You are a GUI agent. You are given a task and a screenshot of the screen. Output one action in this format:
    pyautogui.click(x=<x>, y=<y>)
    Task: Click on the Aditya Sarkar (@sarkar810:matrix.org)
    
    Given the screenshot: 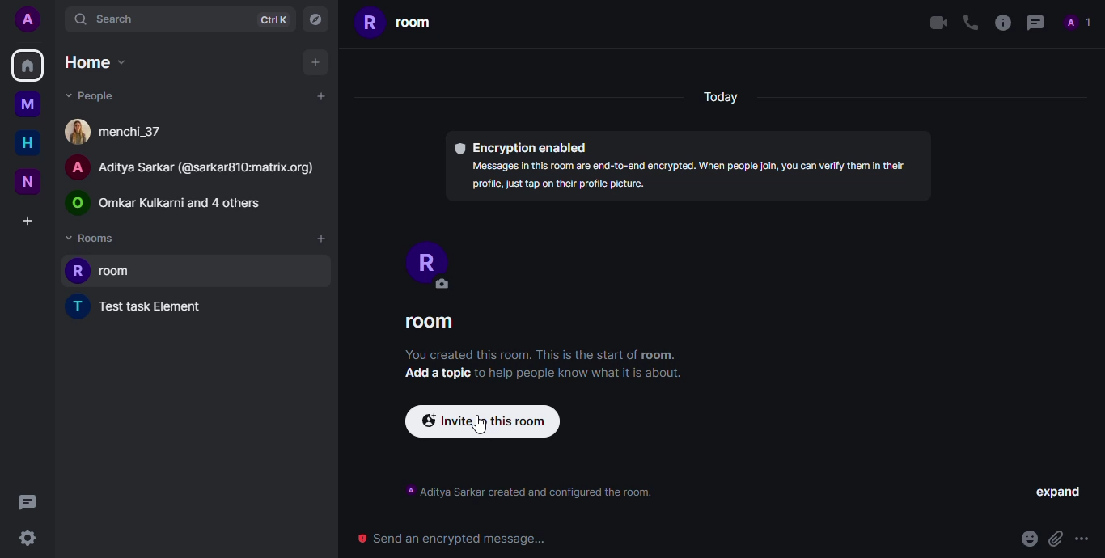 What is the action you would take?
    pyautogui.click(x=198, y=165)
    